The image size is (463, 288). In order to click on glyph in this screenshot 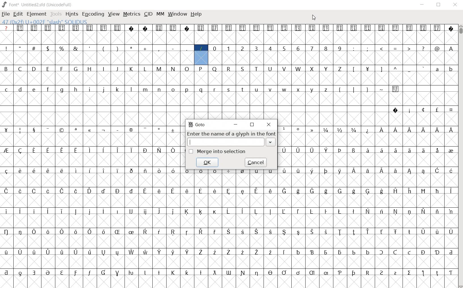, I will do `click(395, 110)`.